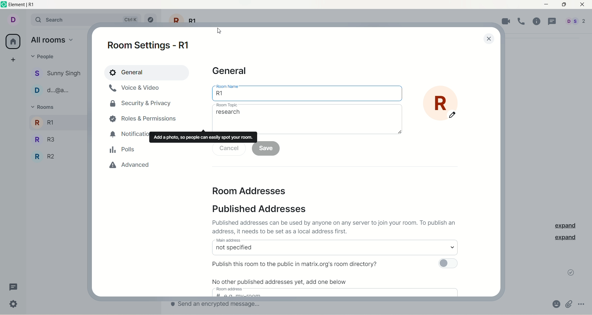 The image size is (592, 315). Describe the element at coordinates (219, 30) in the screenshot. I see `cursor` at that location.